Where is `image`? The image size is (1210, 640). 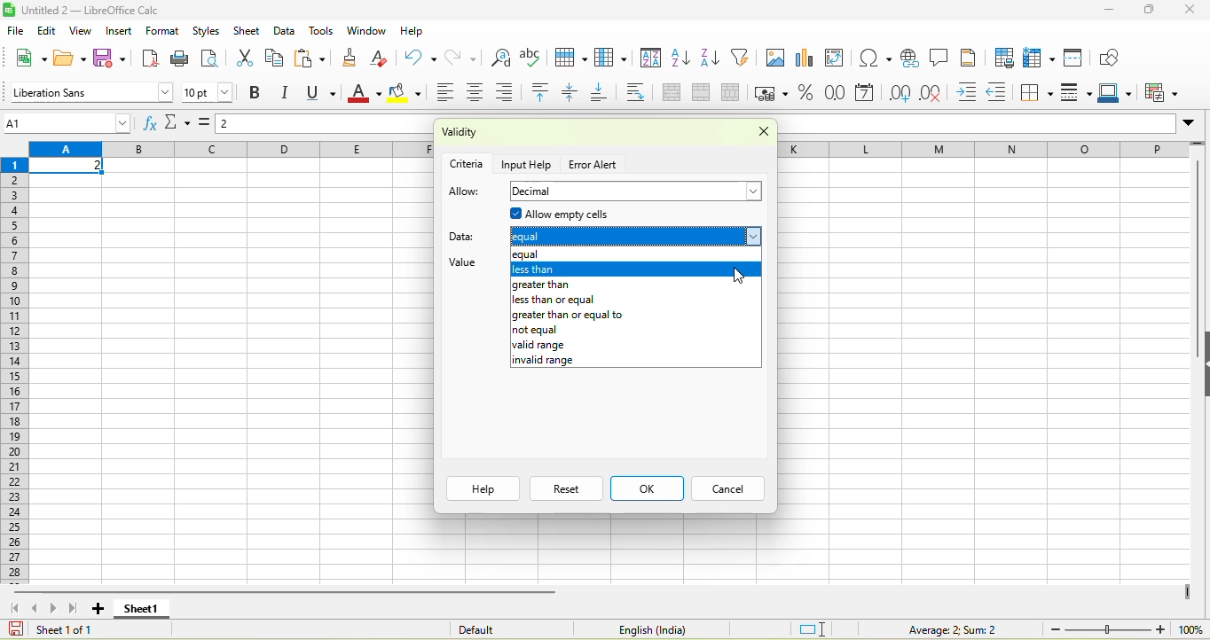 image is located at coordinates (774, 59).